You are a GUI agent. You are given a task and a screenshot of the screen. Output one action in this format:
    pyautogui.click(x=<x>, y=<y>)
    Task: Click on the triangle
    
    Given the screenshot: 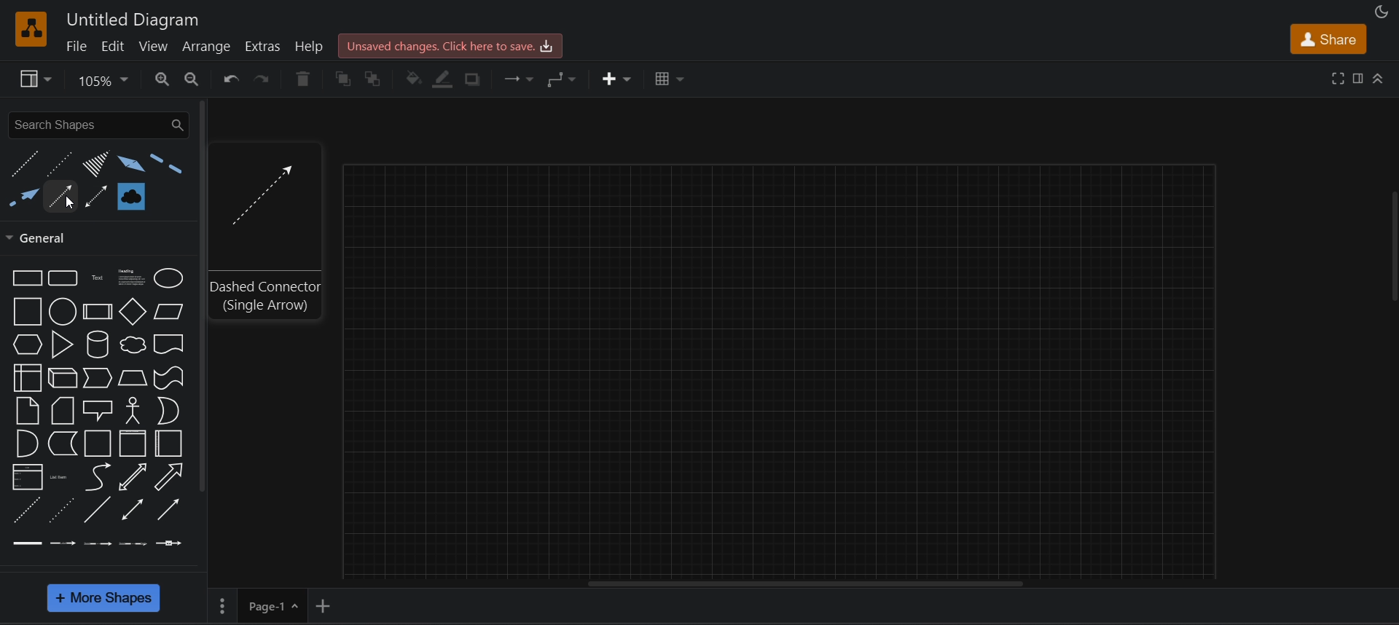 What is the action you would take?
    pyautogui.click(x=62, y=345)
    